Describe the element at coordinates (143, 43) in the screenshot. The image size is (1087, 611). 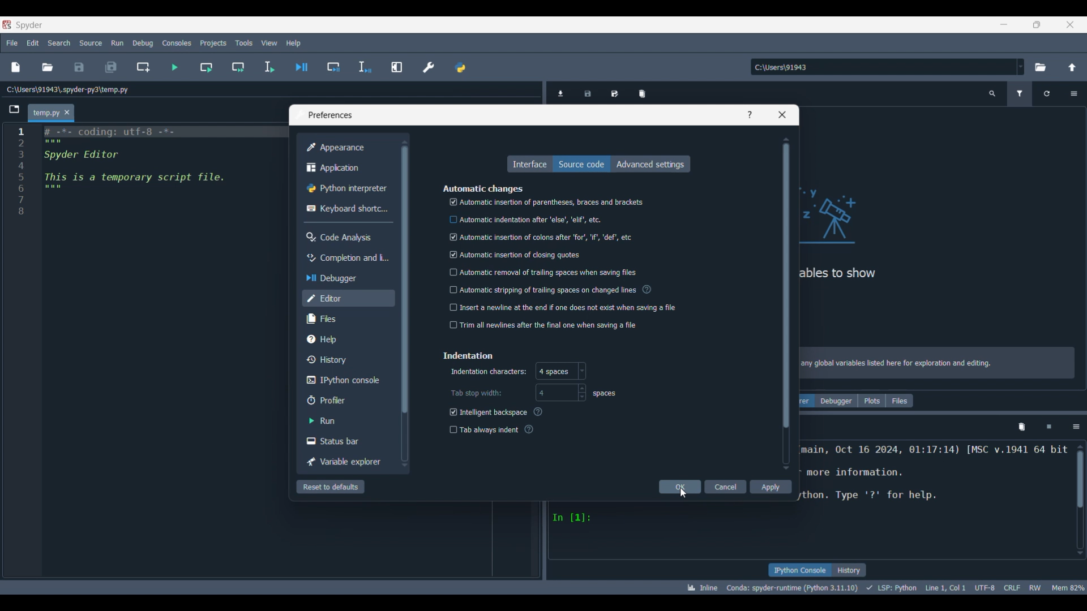
I see `Debug menu` at that location.